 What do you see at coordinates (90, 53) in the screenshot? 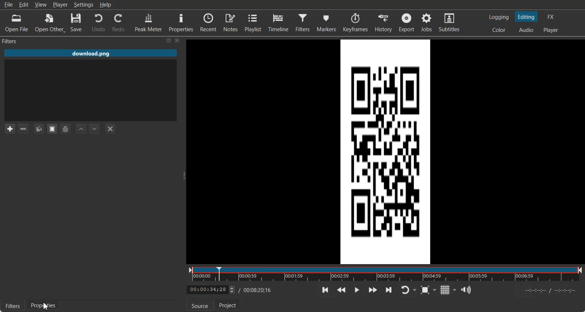
I see `File name` at bounding box center [90, 53].